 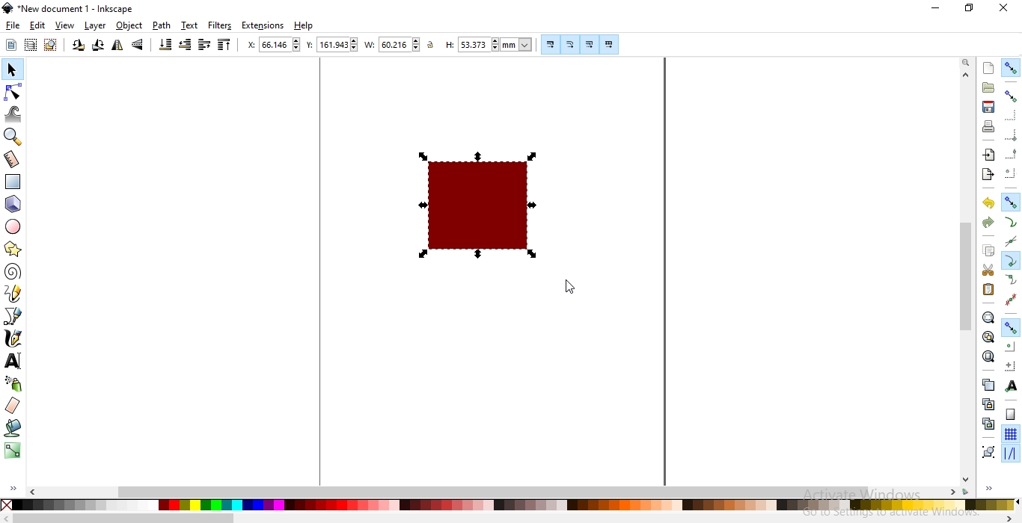 I want to click on 53.373, so click(x=476, y=45).